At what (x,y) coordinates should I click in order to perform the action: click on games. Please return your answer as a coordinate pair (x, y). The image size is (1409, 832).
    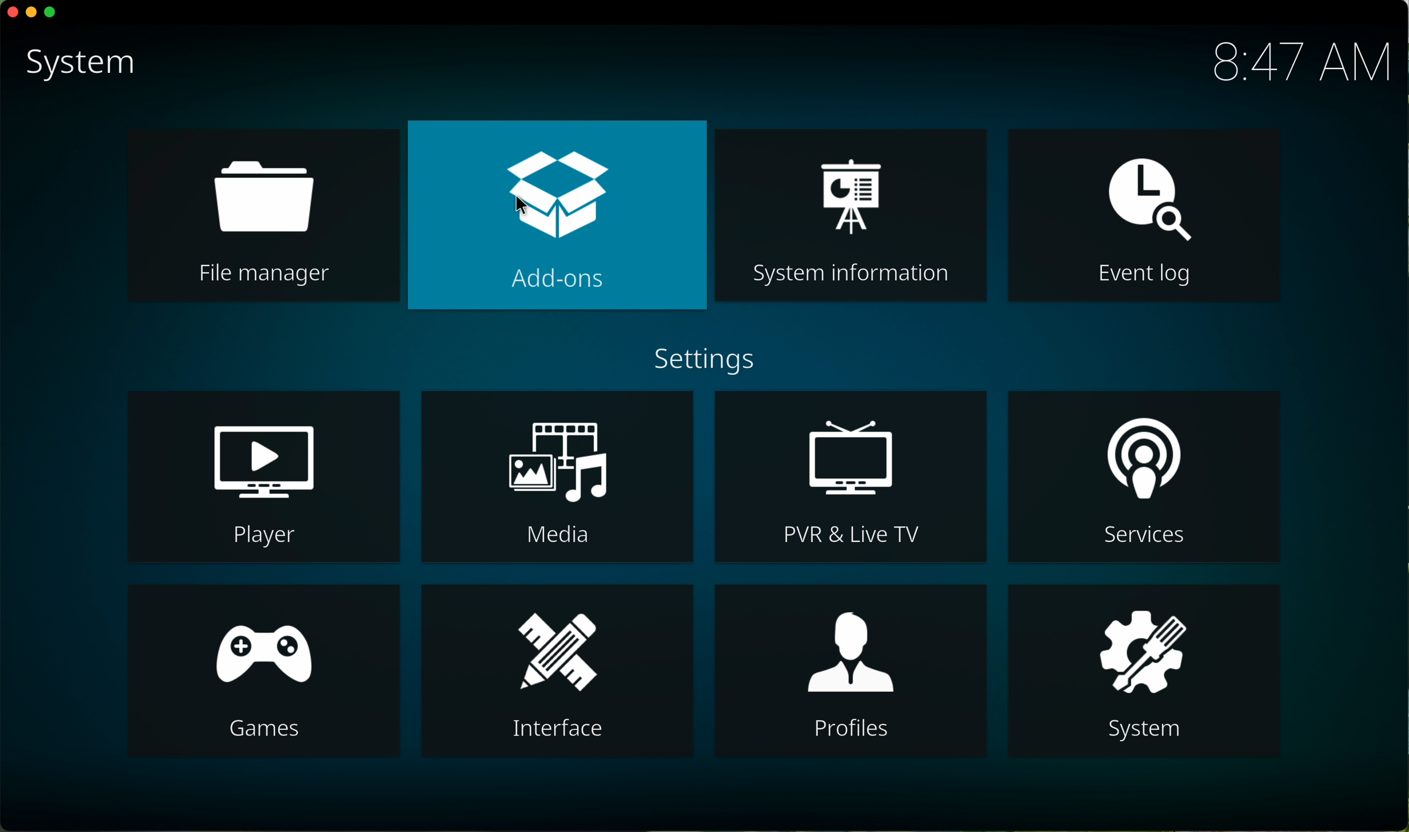
    Looking at the image, I should click on (264, 673).